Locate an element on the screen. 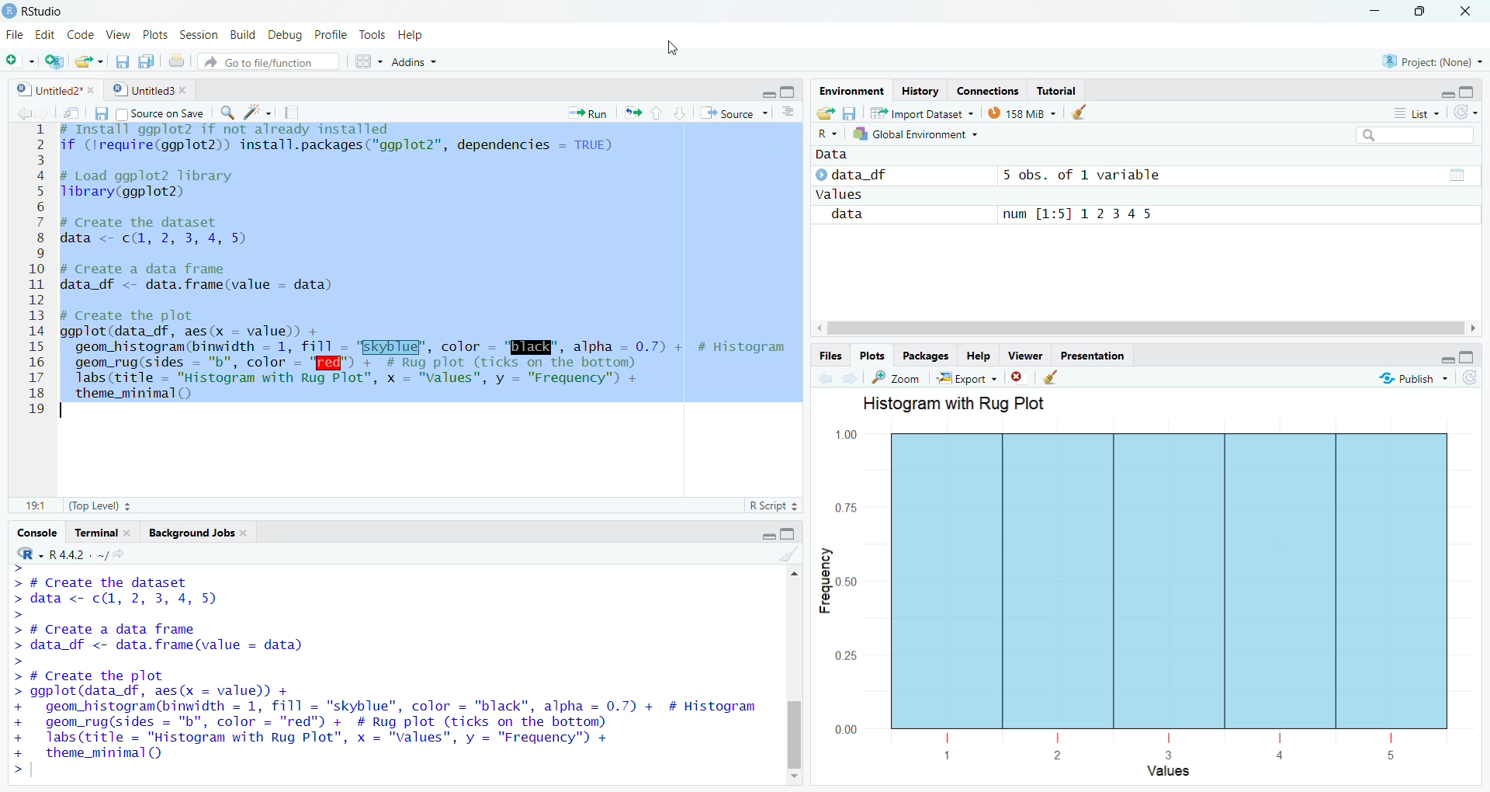 The image size is (1490, 792). Presentation is located at coordinates (1102, 354).